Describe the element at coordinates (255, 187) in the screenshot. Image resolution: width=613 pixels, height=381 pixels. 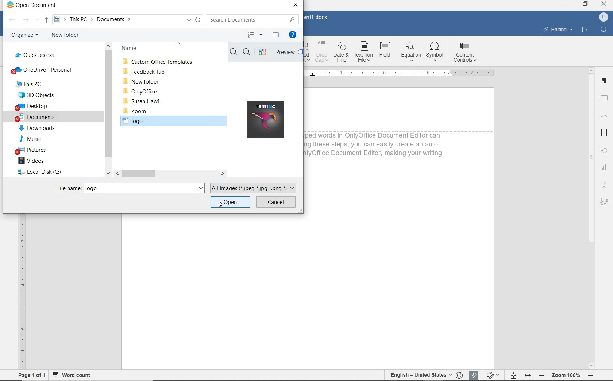
I see `ALL IMAGES (JPEG, JPG, PNG)` at that location.